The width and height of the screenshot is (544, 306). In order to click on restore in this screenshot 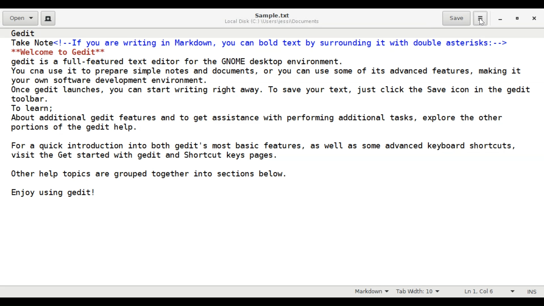, I will do `click(519, 19)`.